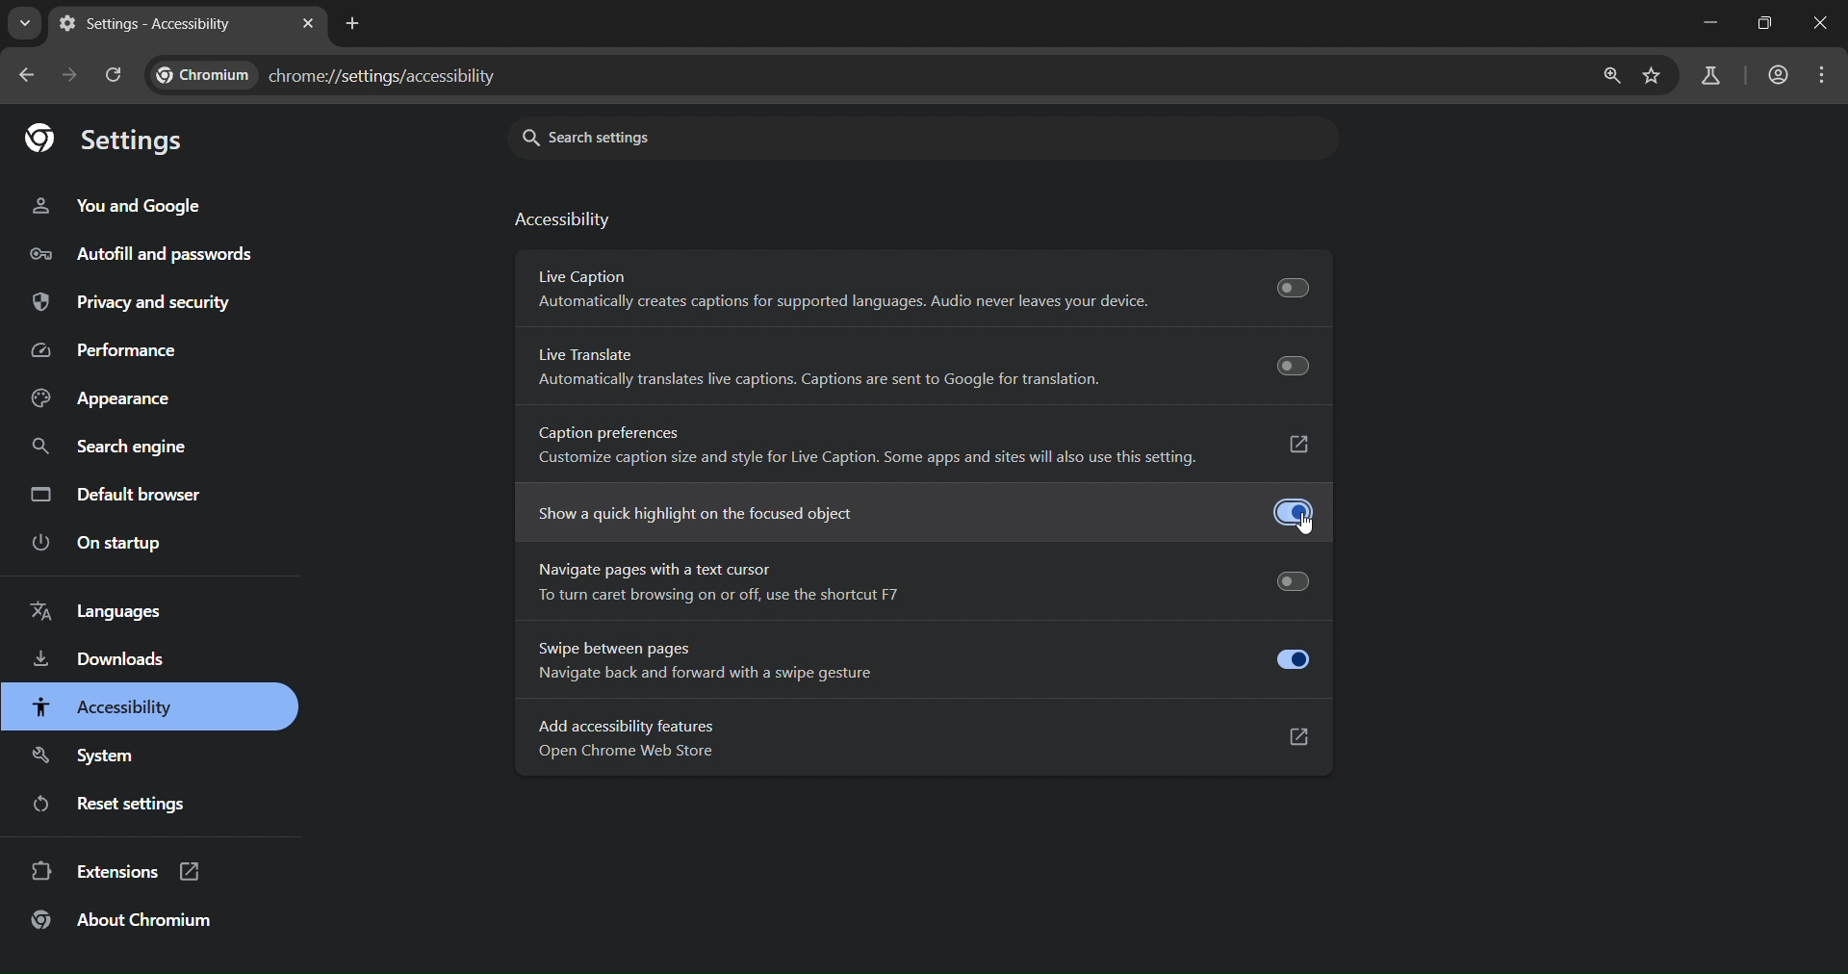 The image size is (1848, 974). What do you see at coordinates (1710, 23) in the screenshot?
I see `minimize` at bounding box center [1710, 23].